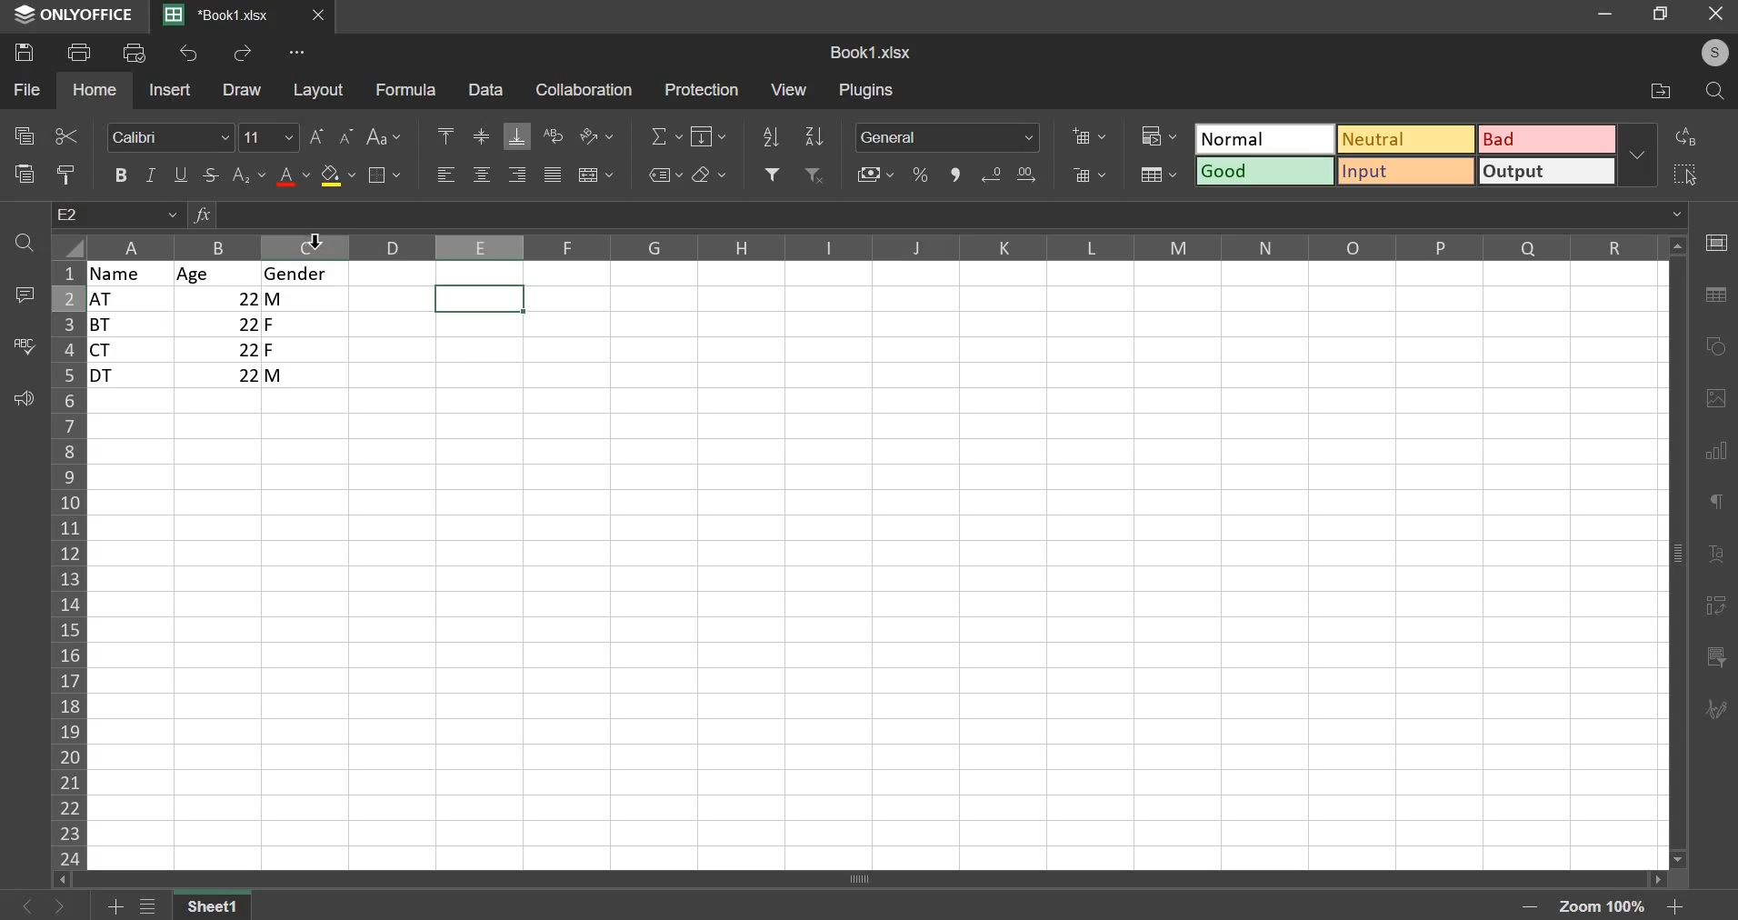 This screenshot has height=920, width=1738. What do you see at coordinates (348, 135) in the screenshot?
I see `font size decrease` at bounding box center [348, 135].